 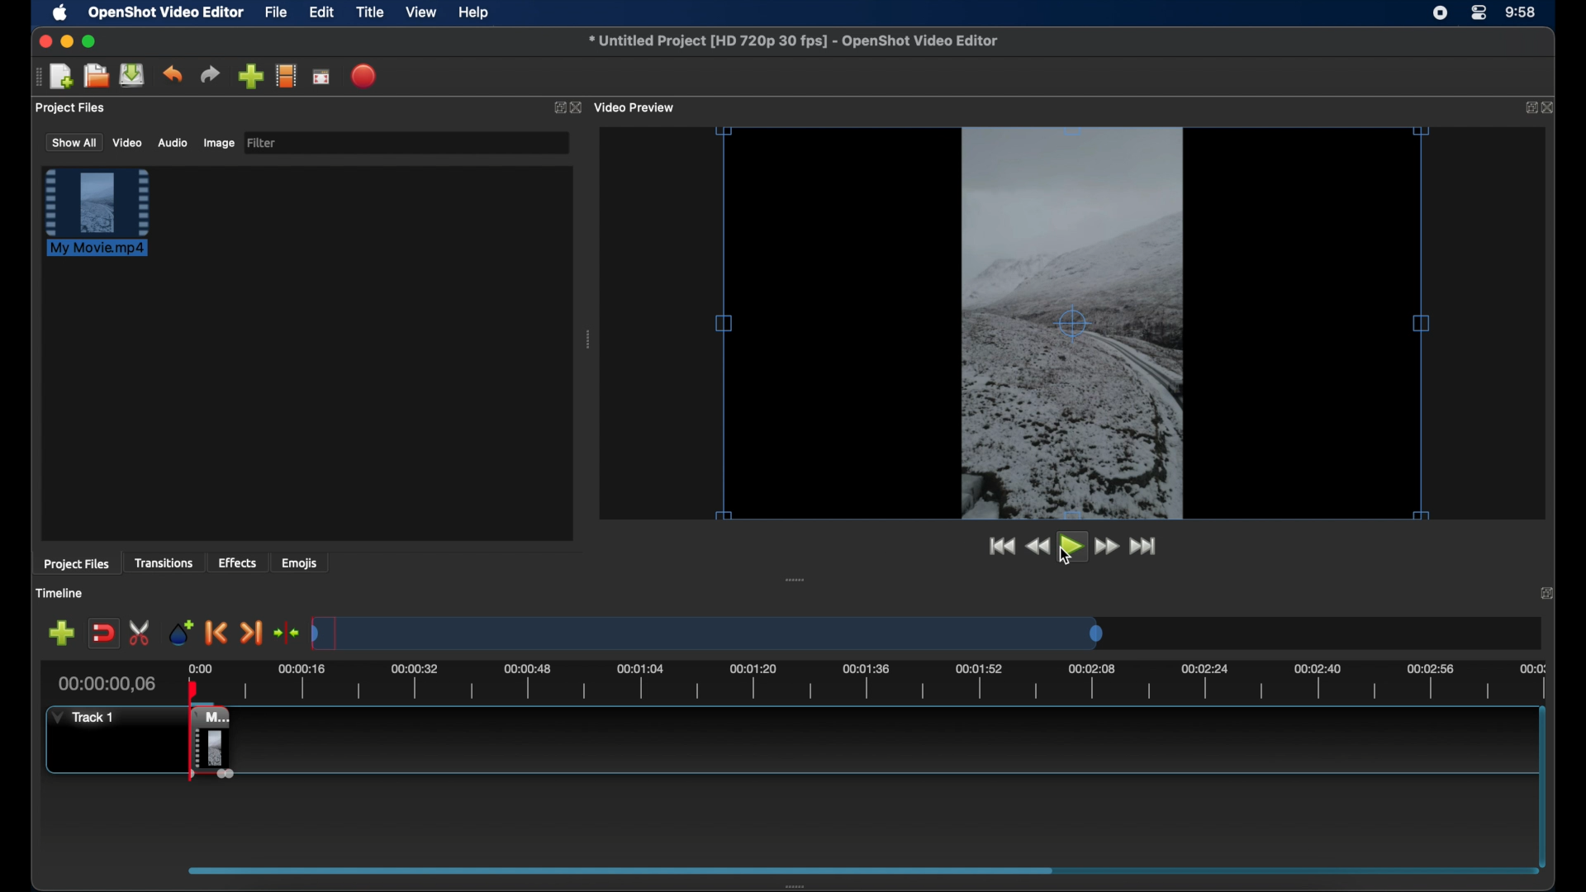 I want to click on add track, so click(x=61, y=633).